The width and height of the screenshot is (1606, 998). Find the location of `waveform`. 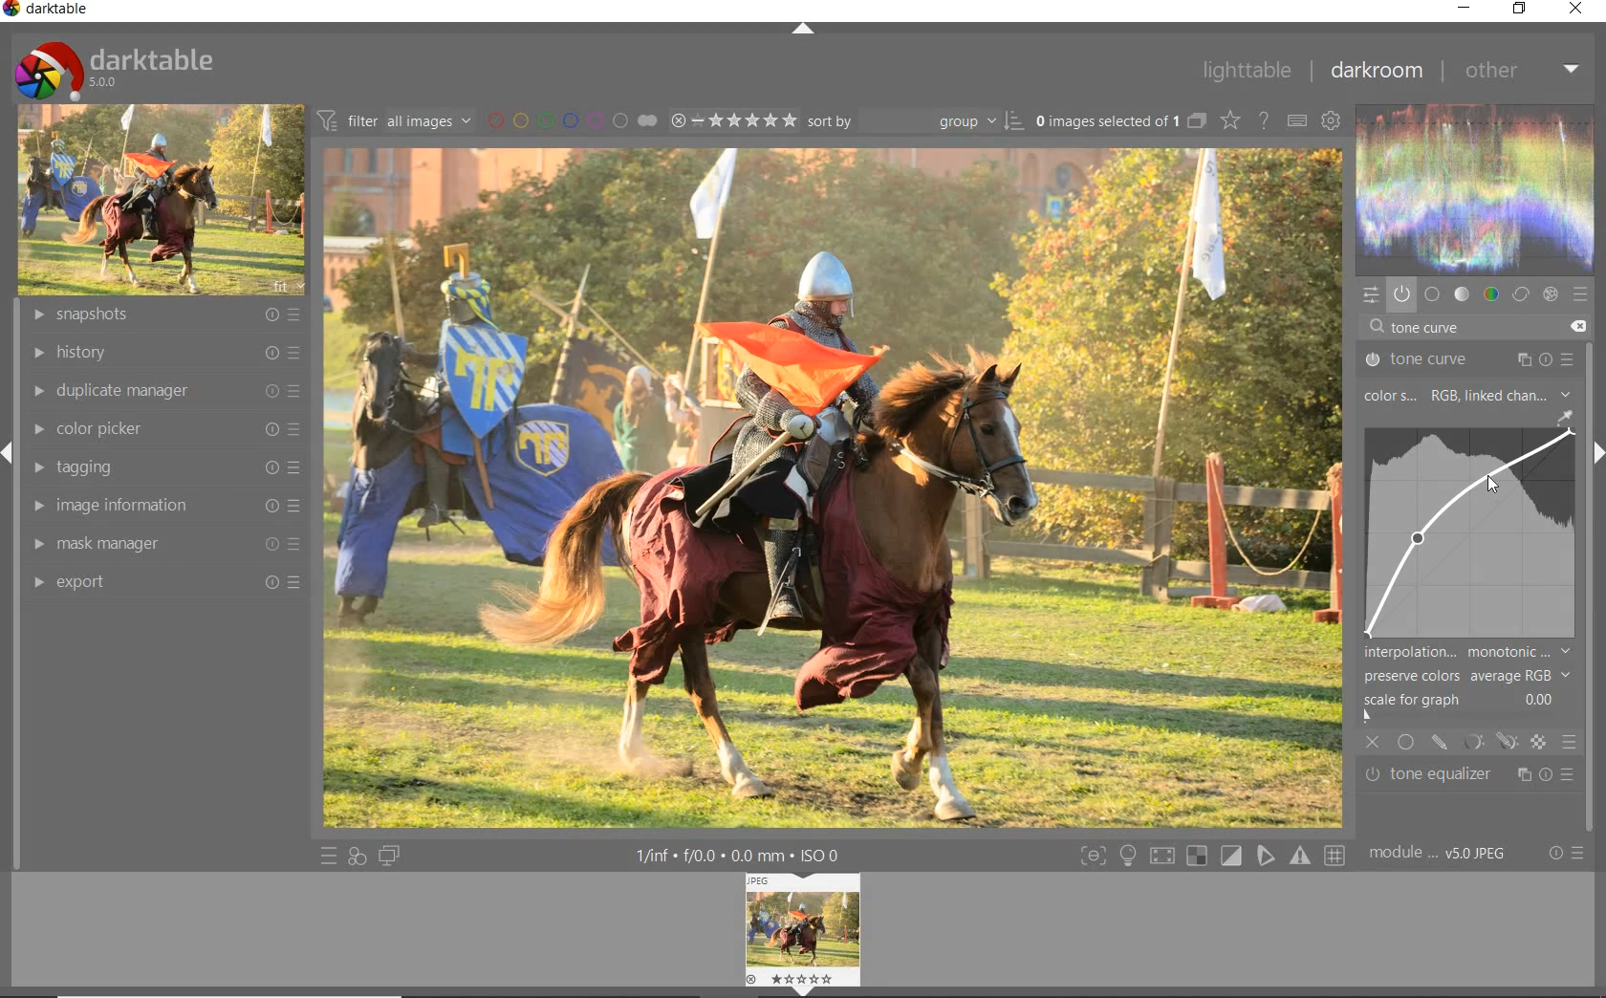

waveform is located at coordinates (1476, 187).